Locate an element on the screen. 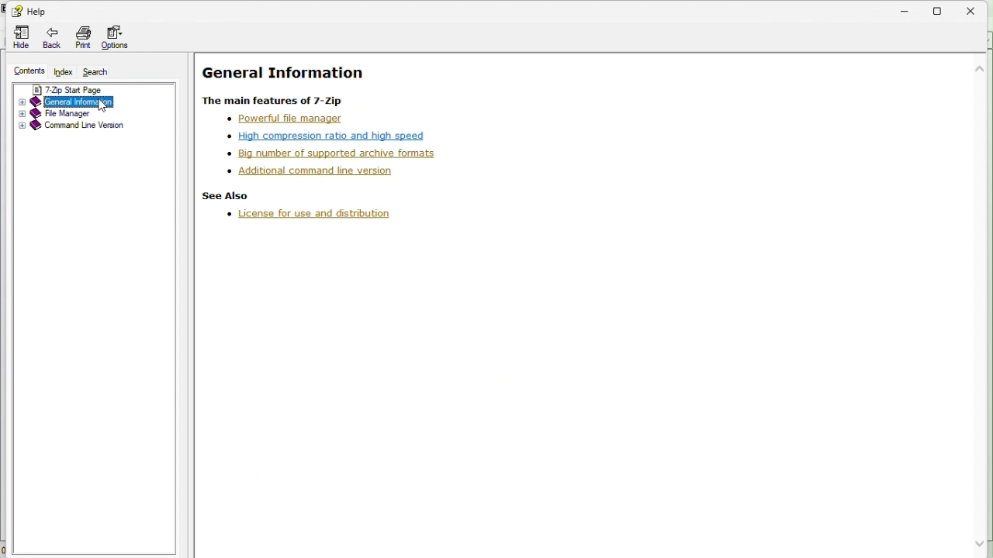 The height and width of the screenshot is (558, 993). Licence and distribution is located at coordinates (305, 214).